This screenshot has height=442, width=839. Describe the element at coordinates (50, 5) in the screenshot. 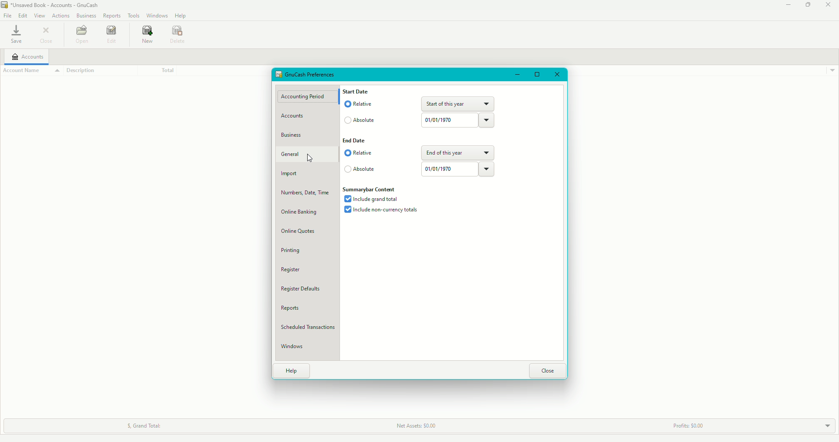

I see `GnuCash` at that location.